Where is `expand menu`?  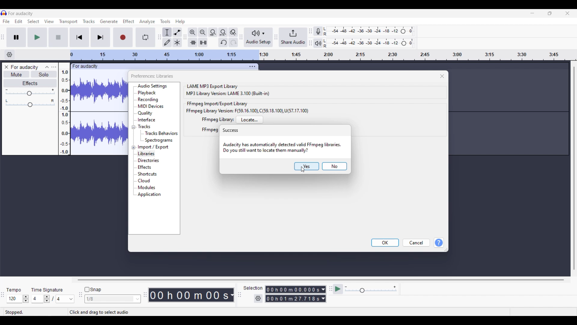
expand menu is located at coordinates (133, 137).